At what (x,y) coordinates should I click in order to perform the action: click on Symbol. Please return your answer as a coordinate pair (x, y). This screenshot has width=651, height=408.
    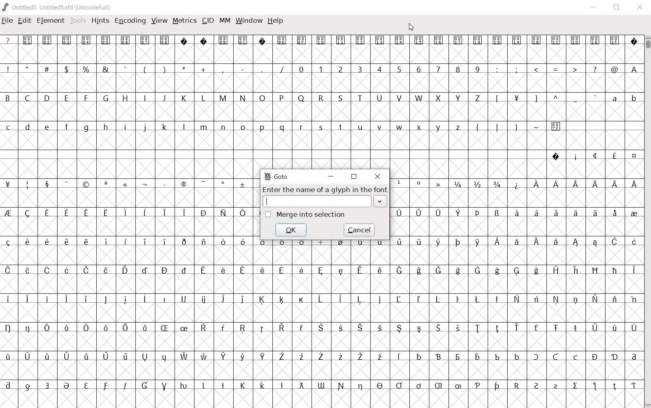
    Looking at the image, I should click on (439, 357).